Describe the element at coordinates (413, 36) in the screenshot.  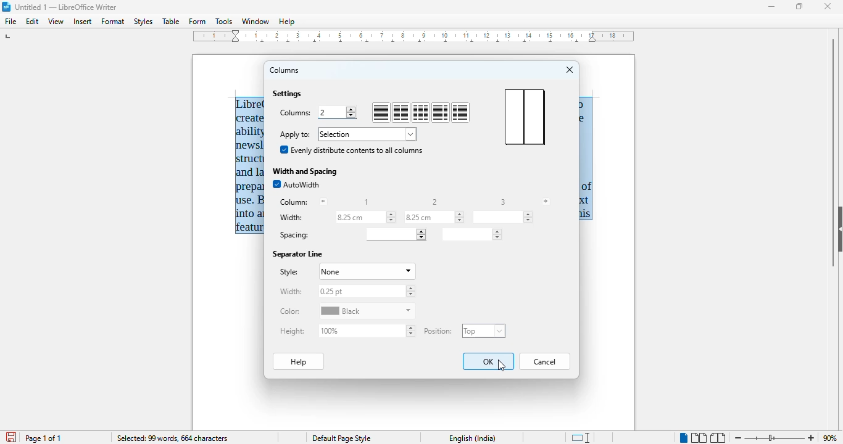
I see `ruler` at that location.